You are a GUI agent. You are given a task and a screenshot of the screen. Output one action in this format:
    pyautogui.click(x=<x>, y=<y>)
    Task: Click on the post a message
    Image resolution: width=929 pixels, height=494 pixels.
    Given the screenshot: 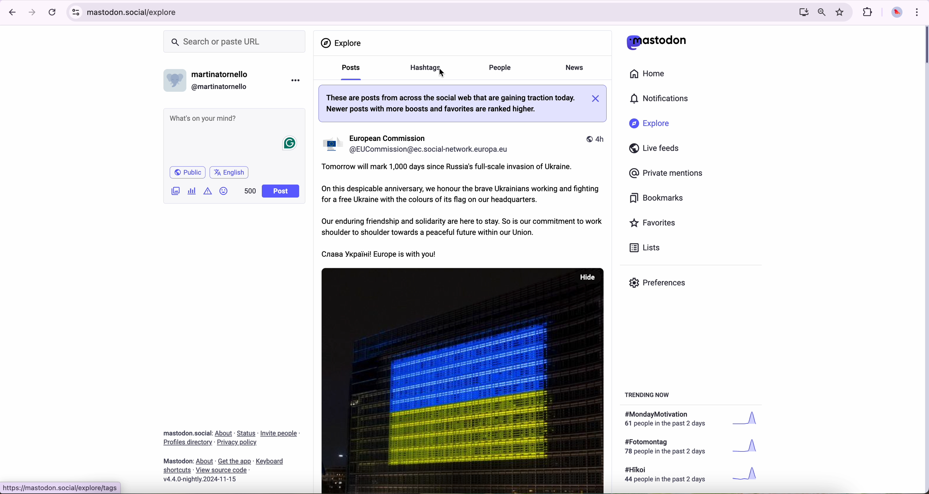 What is the action you would take?
    pyautogui.click(x=235, y=119)
    